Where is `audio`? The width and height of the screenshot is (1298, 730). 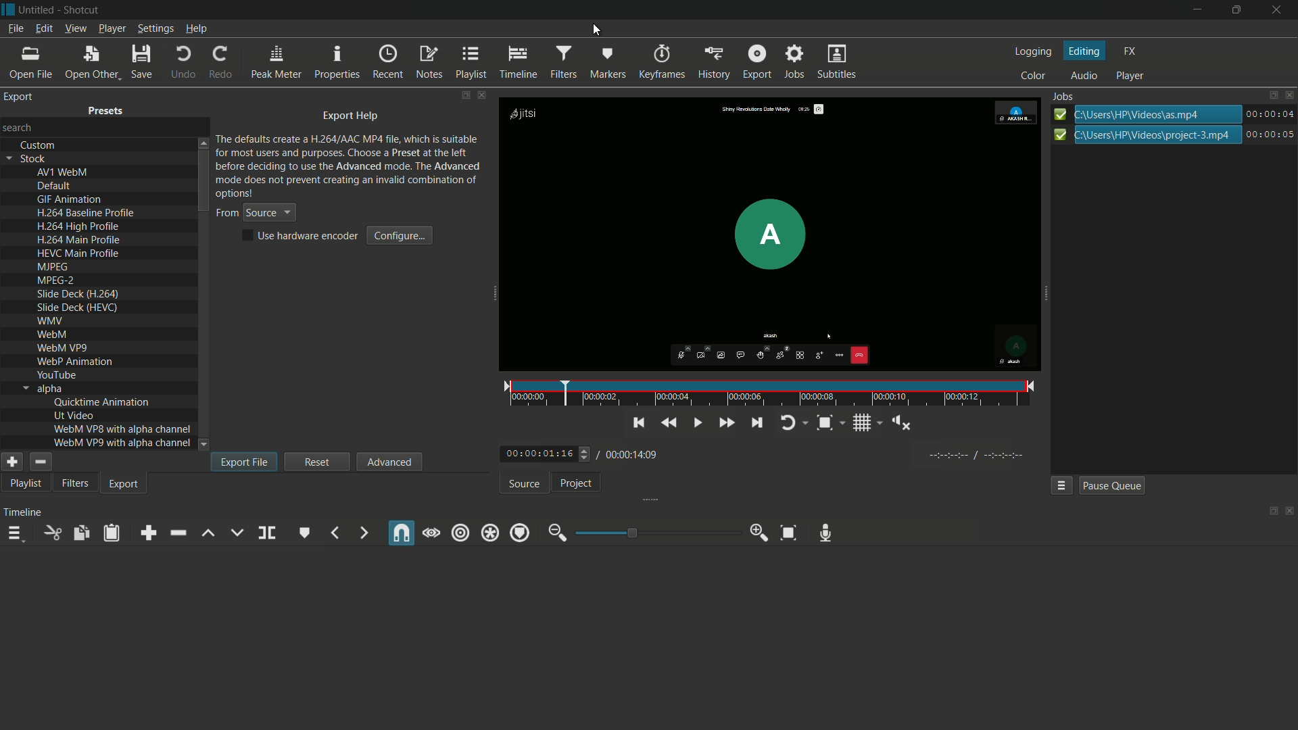
audio is located at coordinates (1084, 76).